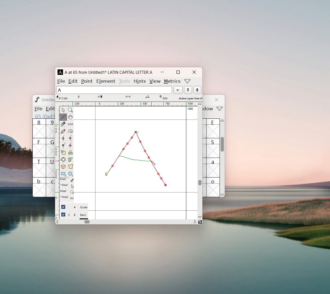  Describe the element at coordinates (63, 125) in the screenshot. I see `cut splines in two` at that location.